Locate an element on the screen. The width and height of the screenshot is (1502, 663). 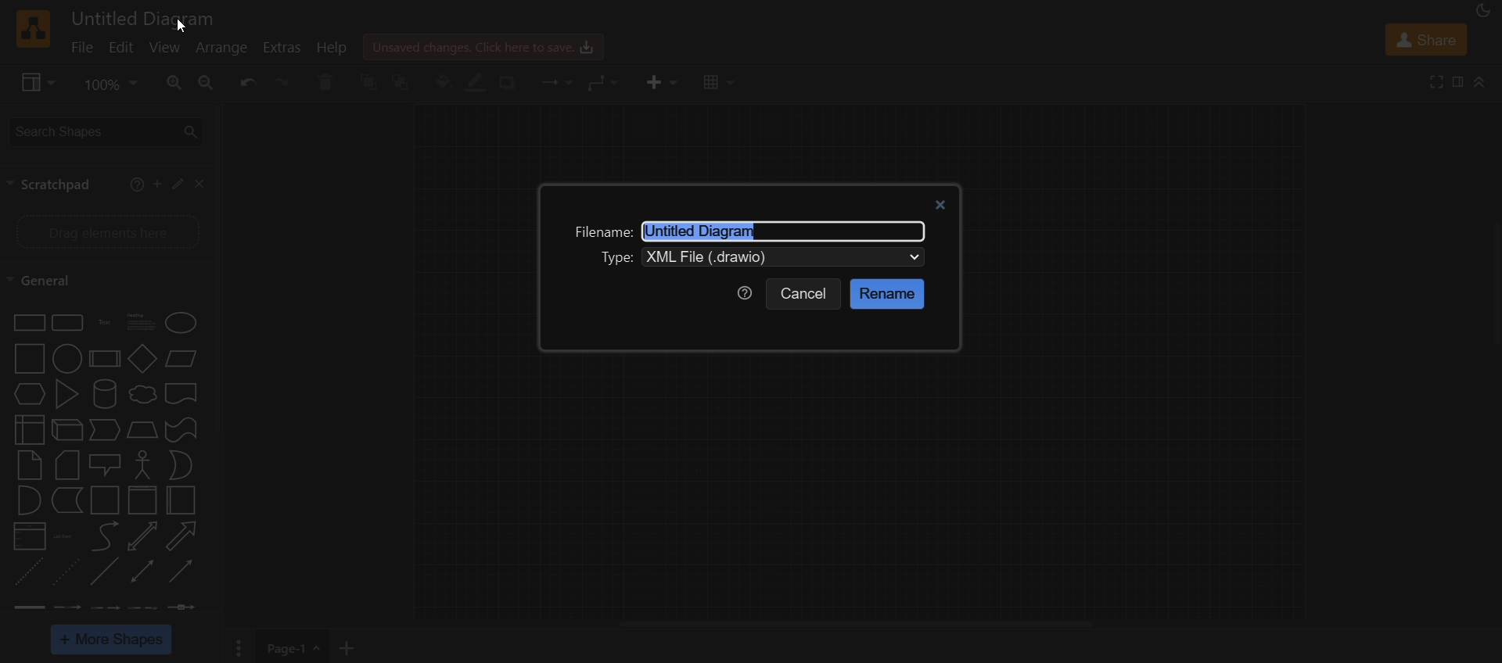
line color is located at coordinates (476, 82).